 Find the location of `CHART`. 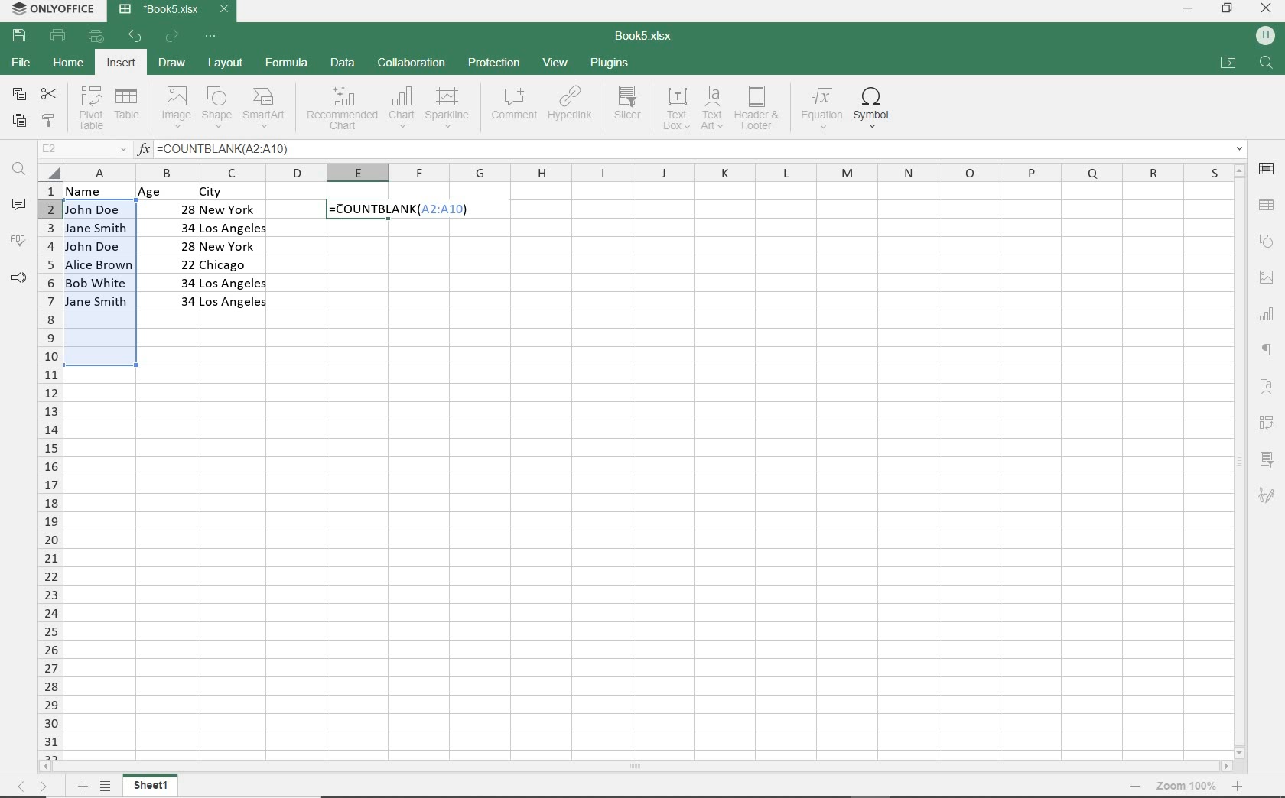

CHART is located at coordinates (401, 110).